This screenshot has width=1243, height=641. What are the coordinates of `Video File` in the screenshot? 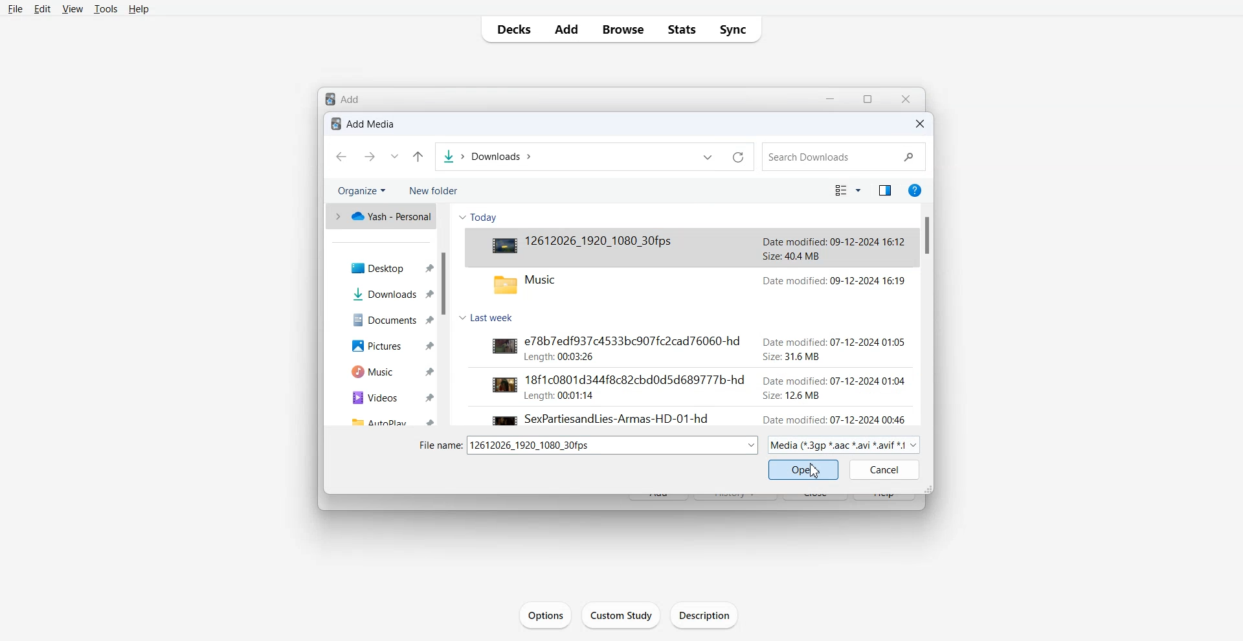 It's located at (686, 247).